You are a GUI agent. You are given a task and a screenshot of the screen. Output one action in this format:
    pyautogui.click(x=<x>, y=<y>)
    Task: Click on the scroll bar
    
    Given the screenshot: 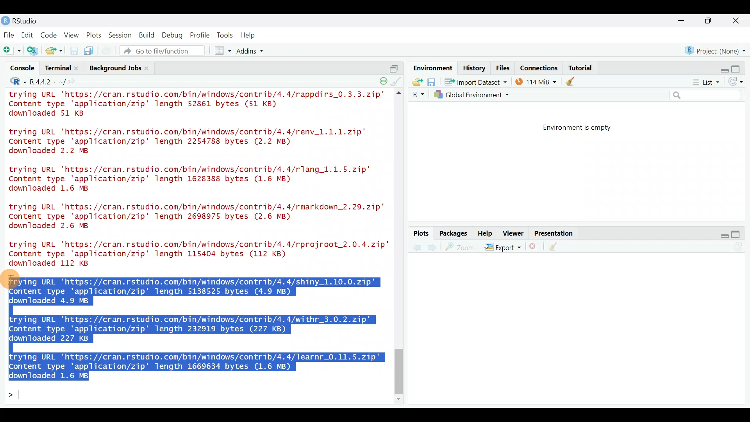 What is the action you would take?
    pyautogui.click(x=400, y=247)
    